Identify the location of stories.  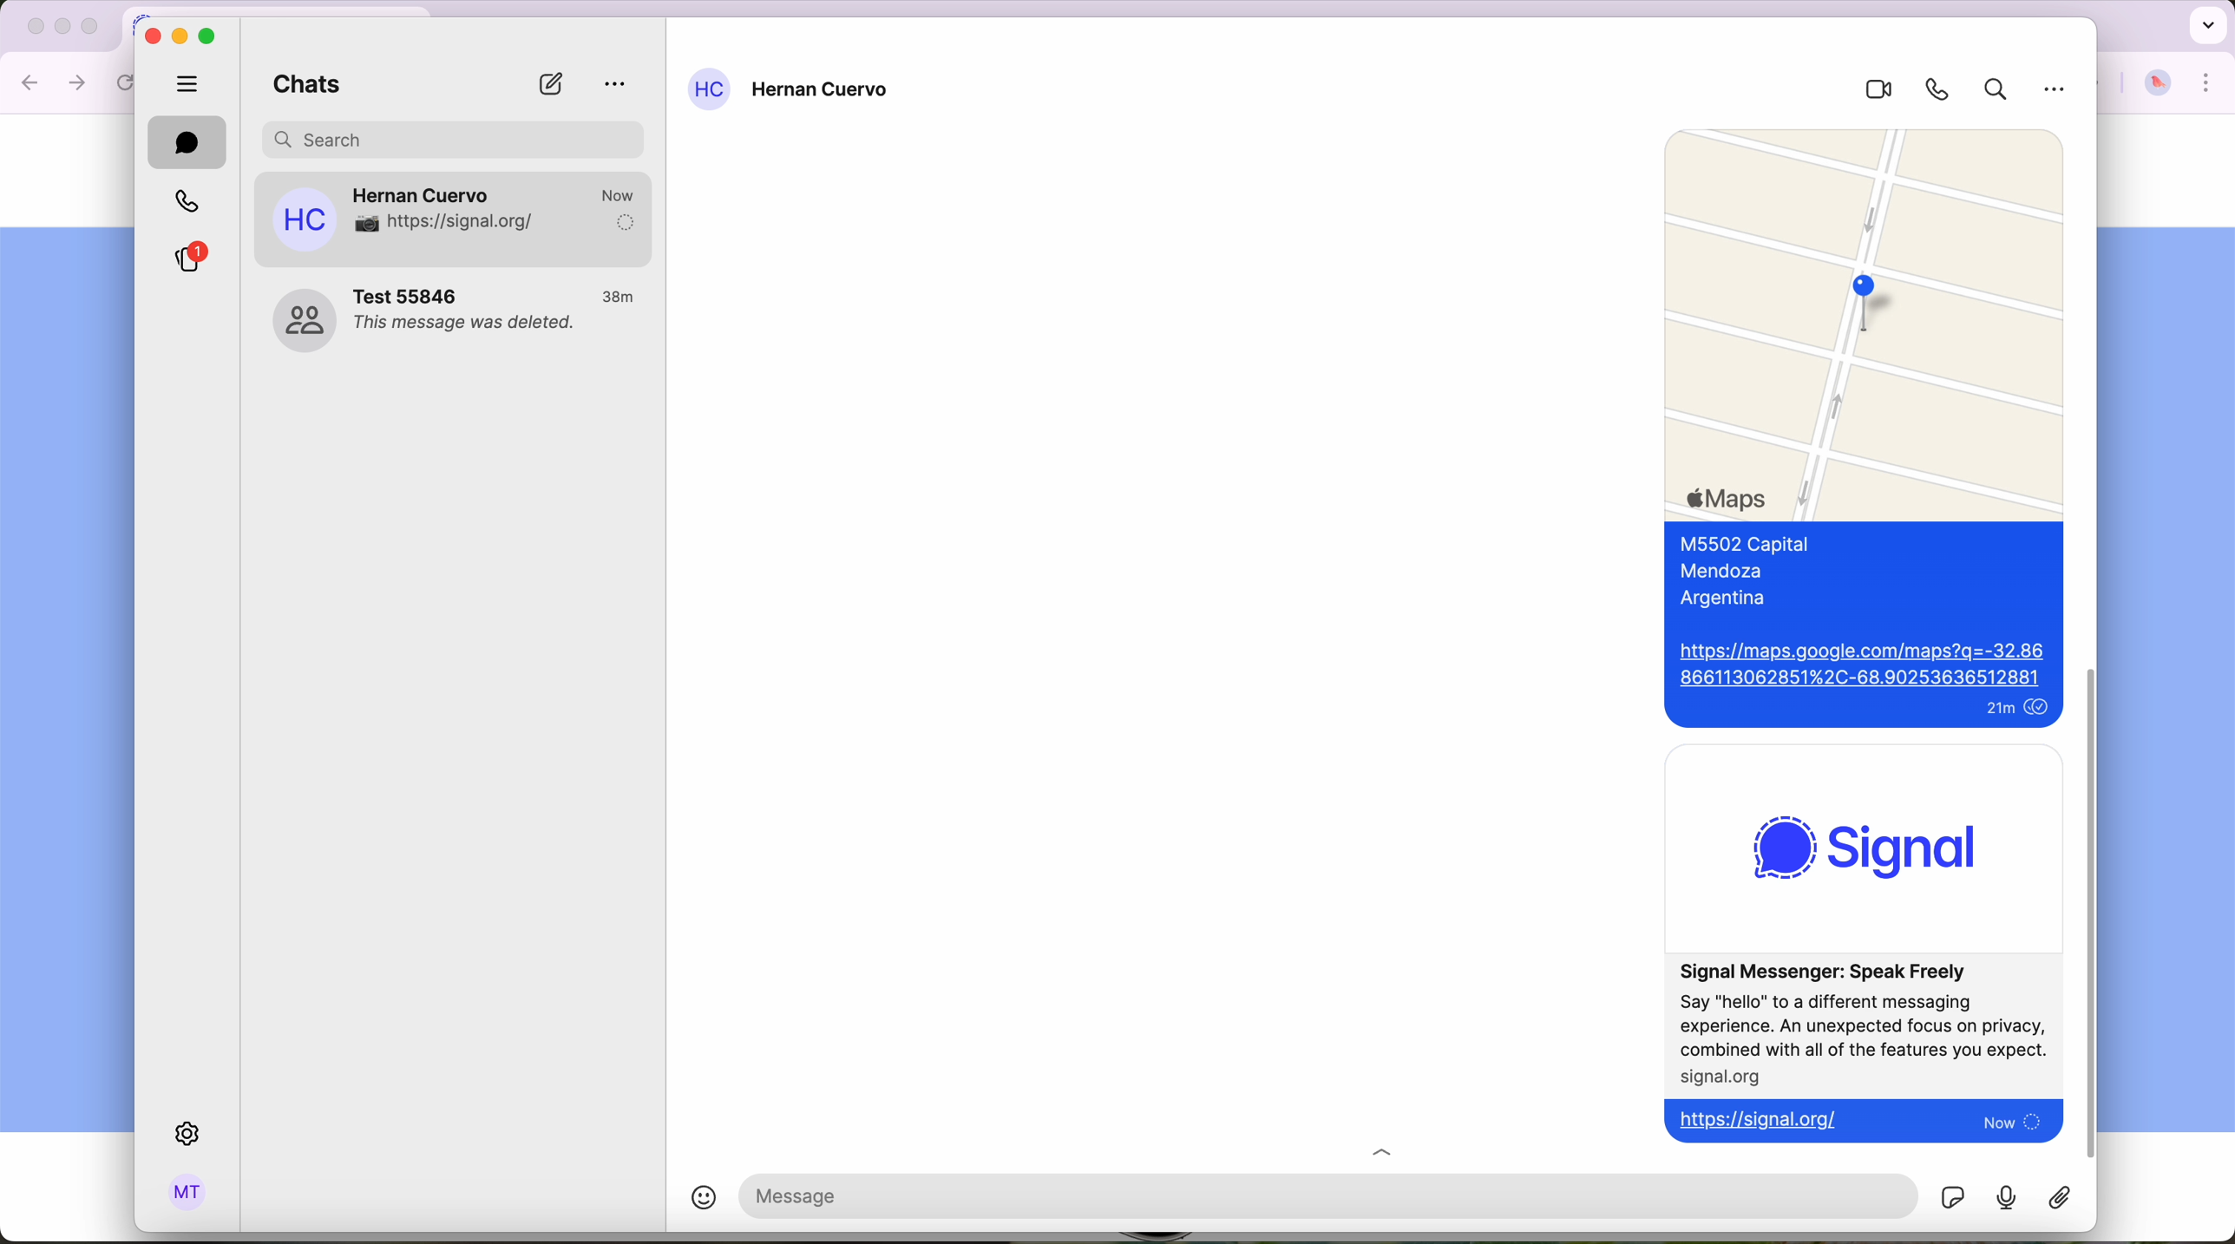
(187, 259).